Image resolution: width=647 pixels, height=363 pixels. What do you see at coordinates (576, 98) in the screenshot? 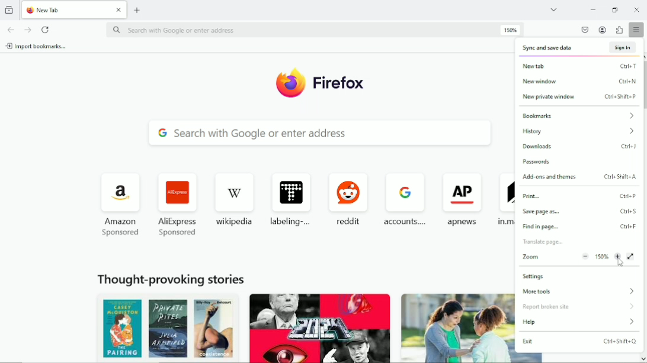
I see `new private window` at bounding box center [576, 98].